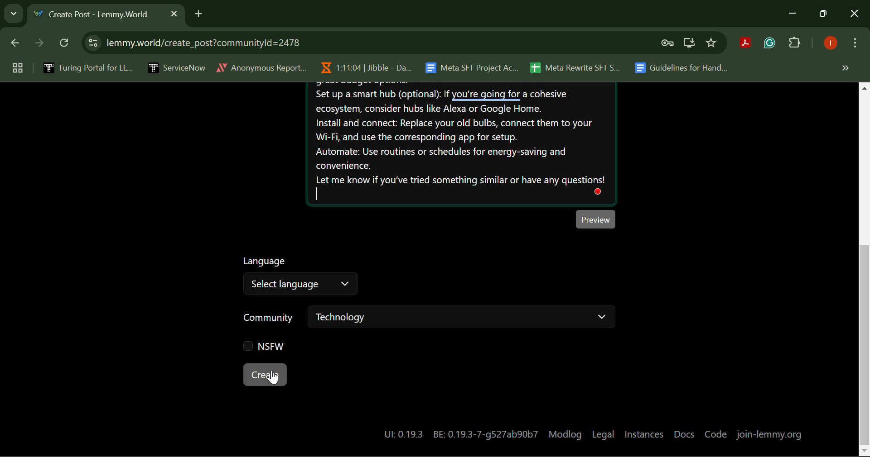  I want to click on Legal, so click(604, 432).